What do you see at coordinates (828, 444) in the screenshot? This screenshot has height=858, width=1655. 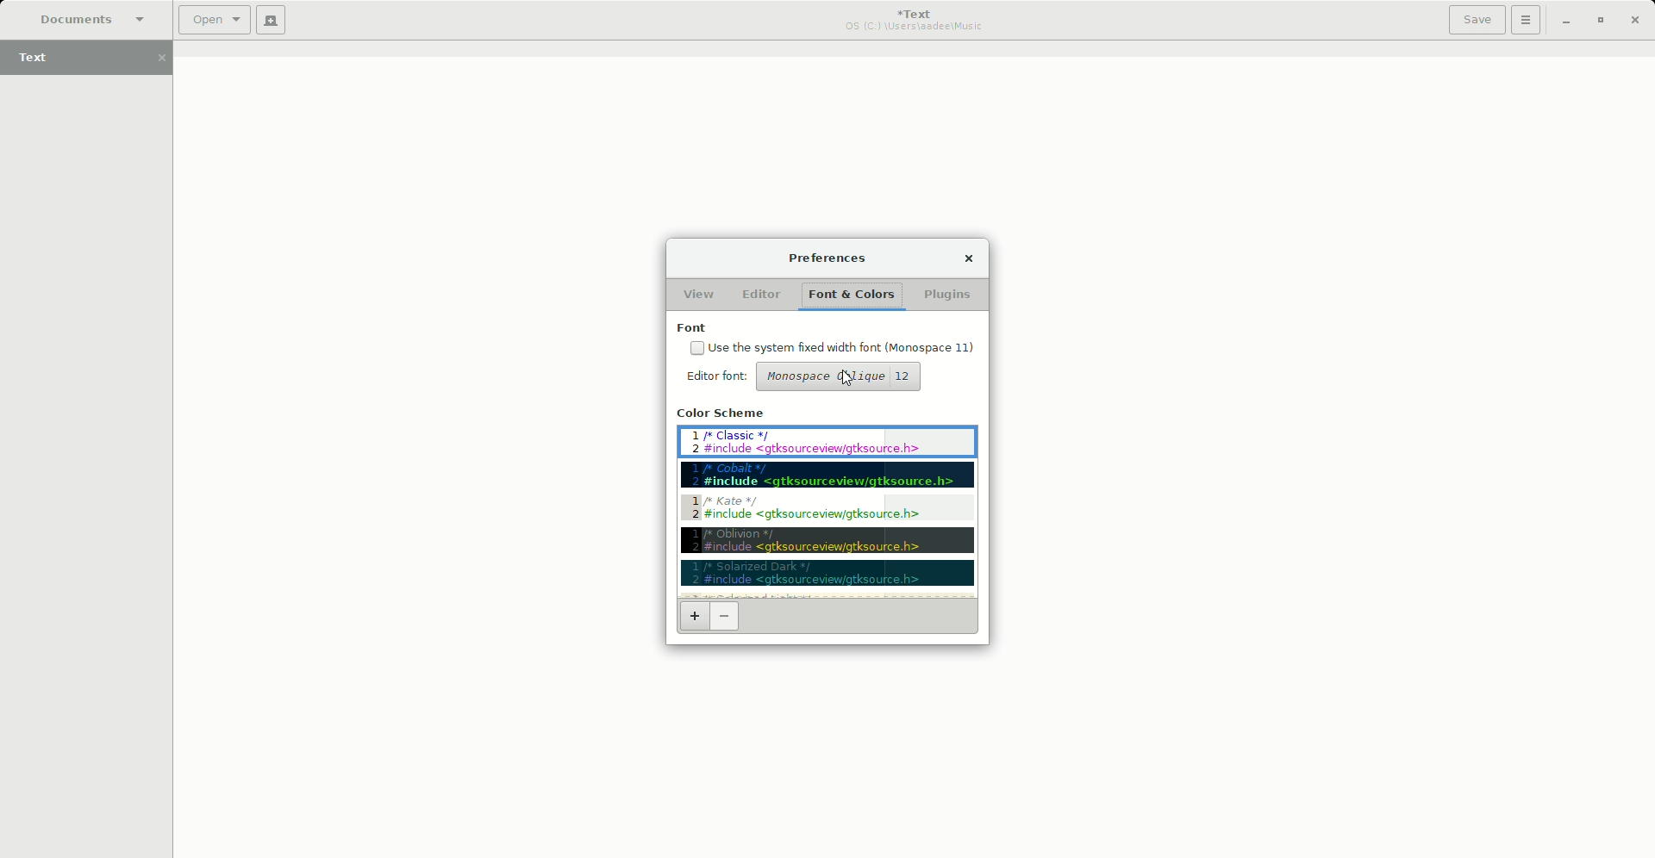 I see `Classic` at bounding box center [828, 444].